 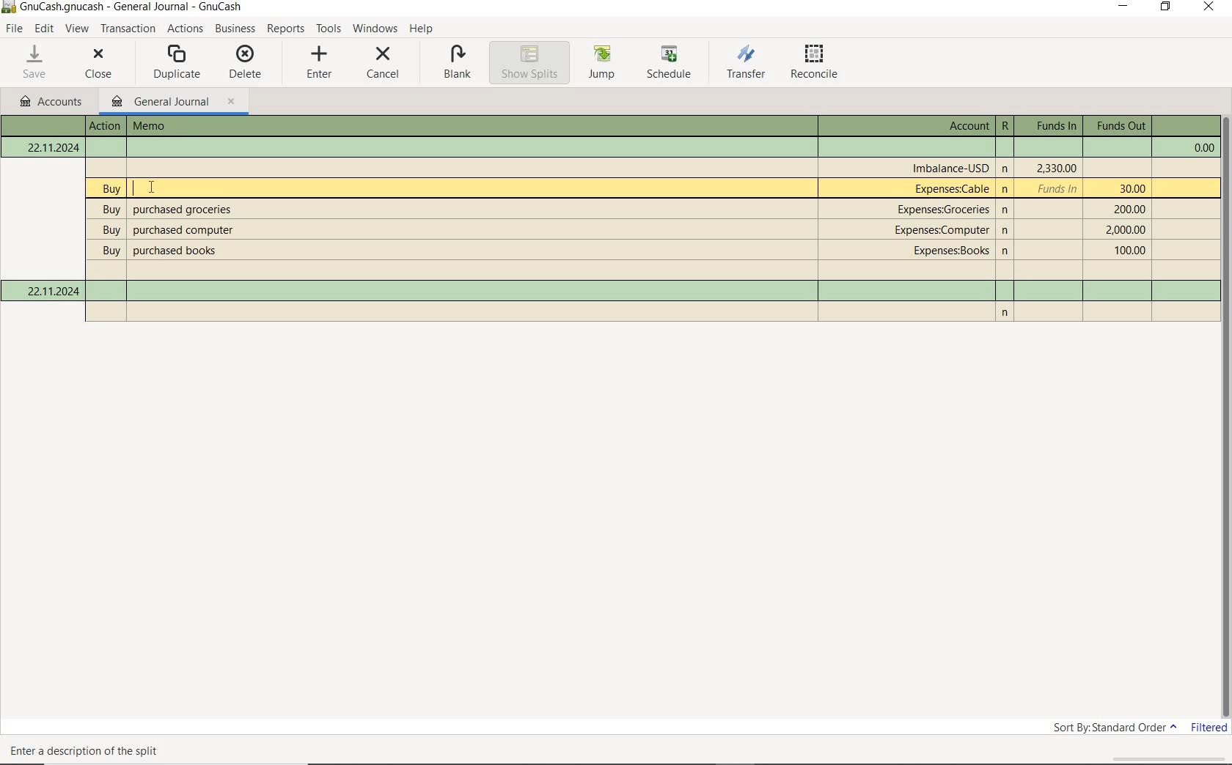 What do you see at coordinates (128, 29) in the screenshot?
I see `transaction` at bounding box center [128, 29].